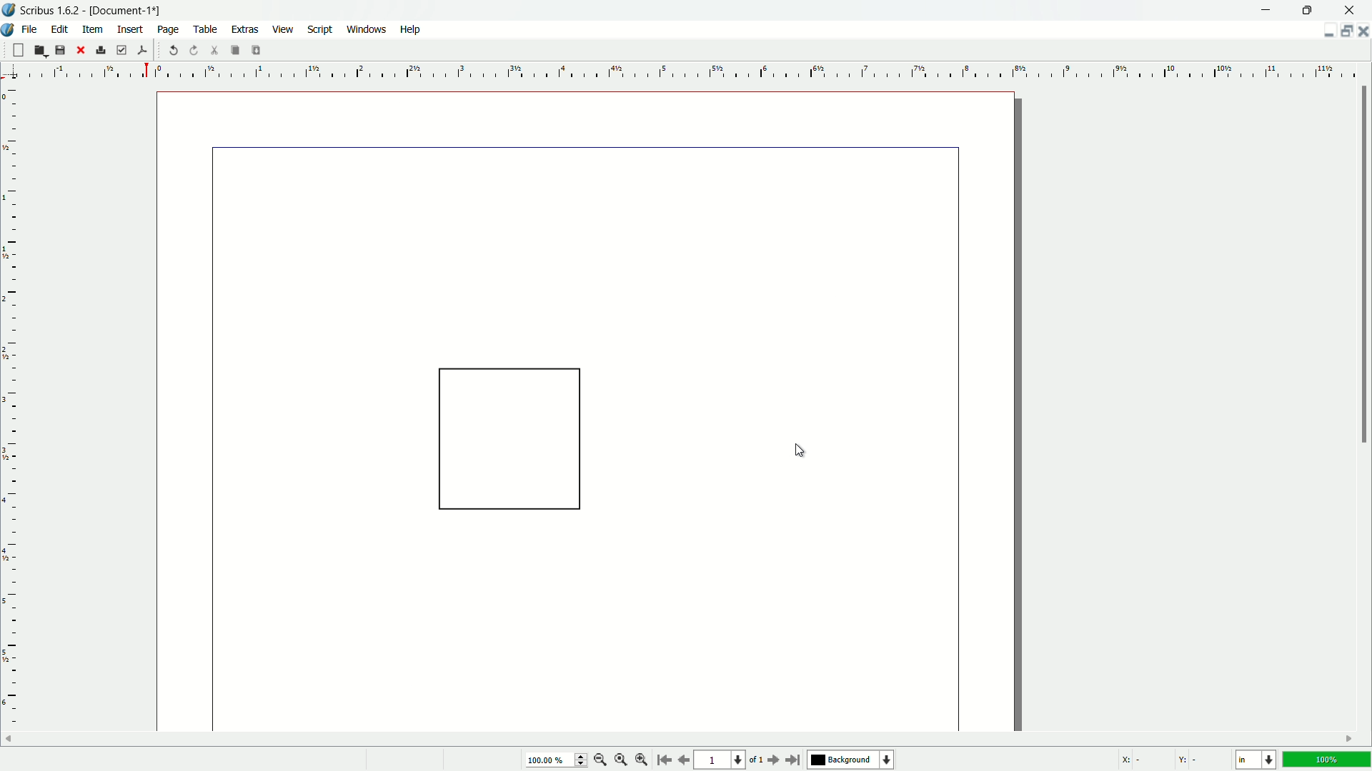  What do you see at coordinates (60, 50) in the screenshot?
I see `save` at bounding box center [60, 50].